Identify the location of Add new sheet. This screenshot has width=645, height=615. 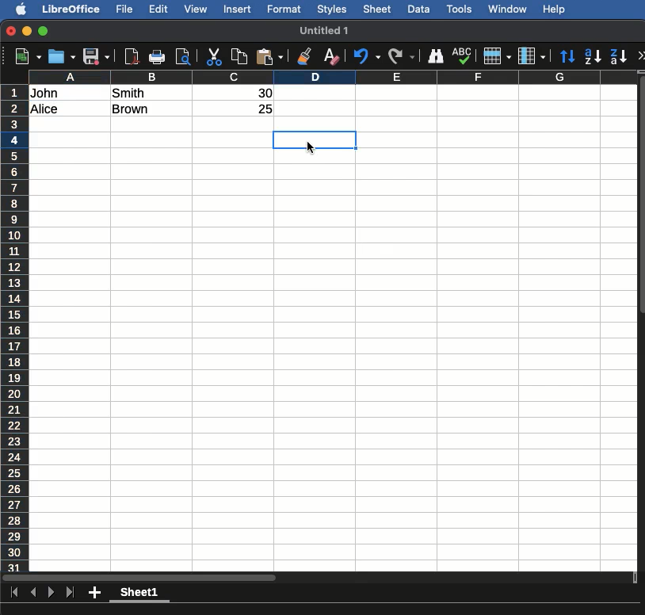
(94, 593).